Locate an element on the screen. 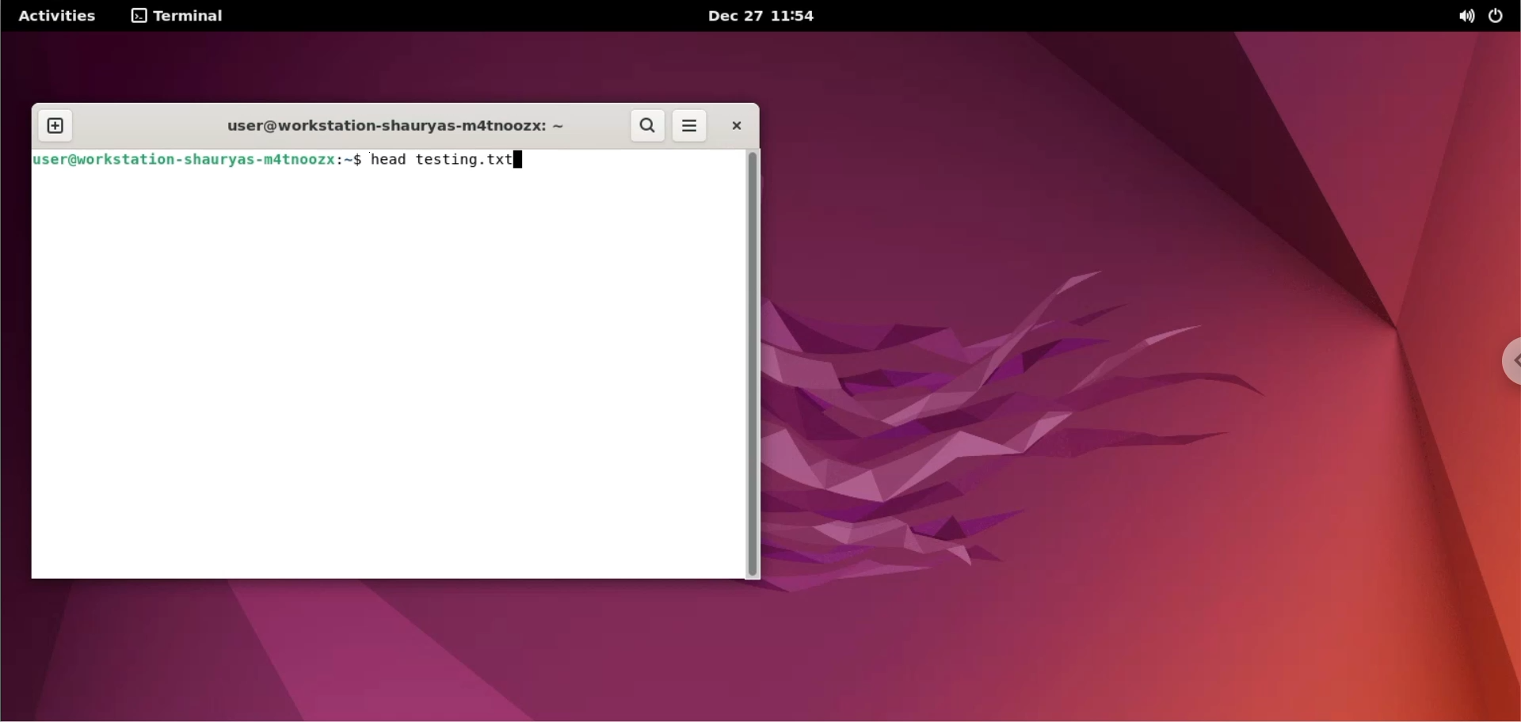  Activities is located at coordinates (56, 17).